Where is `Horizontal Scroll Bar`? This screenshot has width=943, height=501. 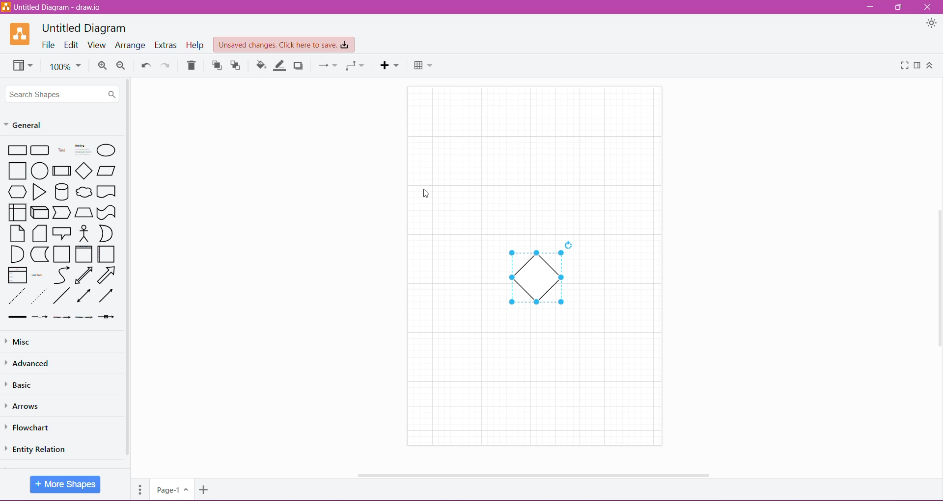 Horizontal Scroll Bar is located at coordinates (532, 475).